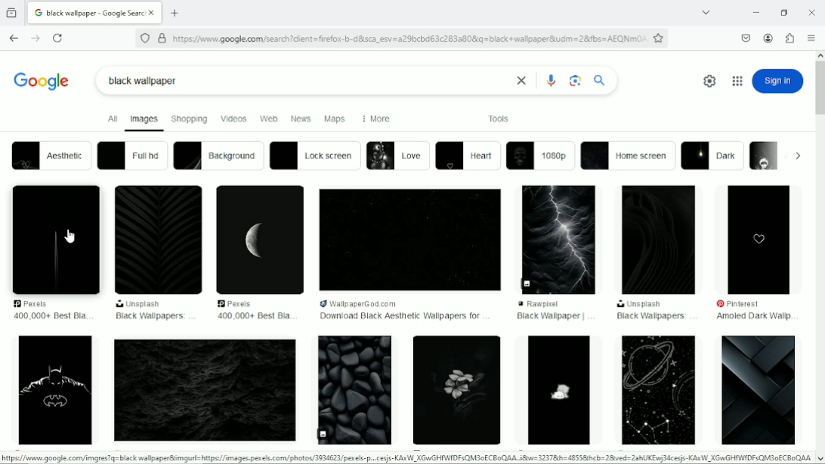 This screenshot has width=825, height=464. Describe the element at coordinates (760, 238) in the screenshot. I see `black image` at that location.